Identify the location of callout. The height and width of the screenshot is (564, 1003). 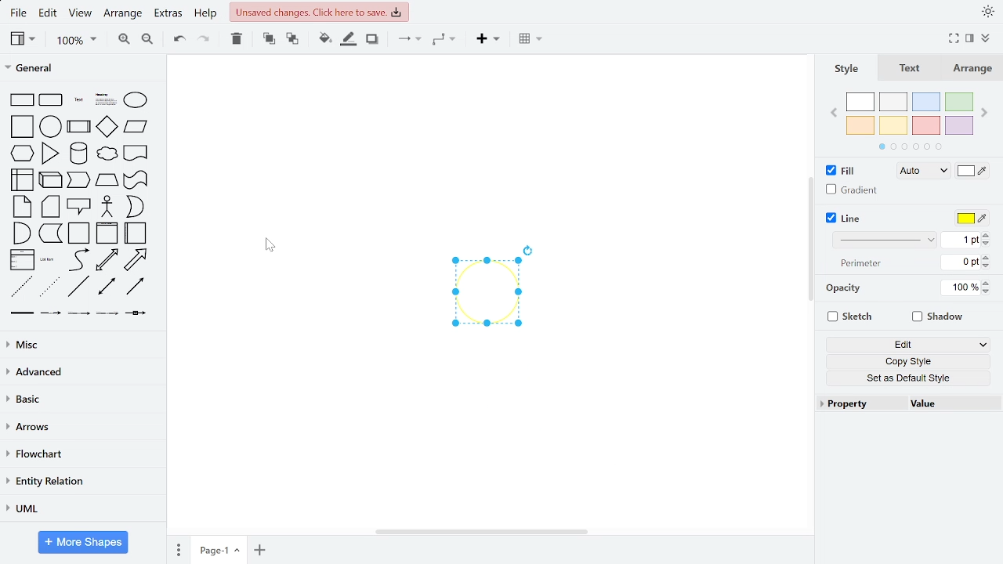
(79, 207).